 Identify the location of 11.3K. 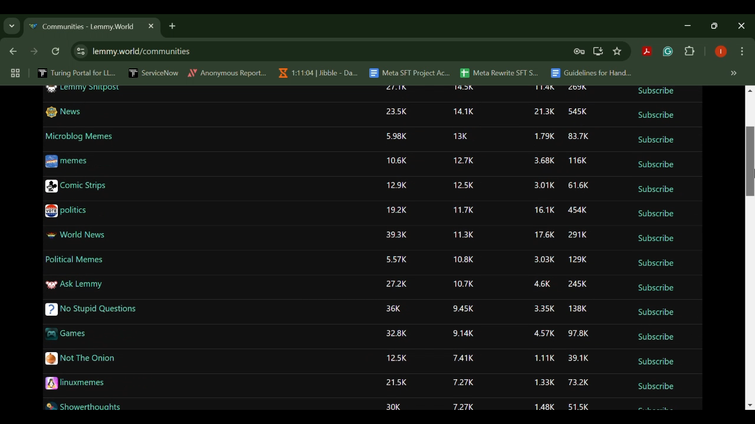
(464, 235).